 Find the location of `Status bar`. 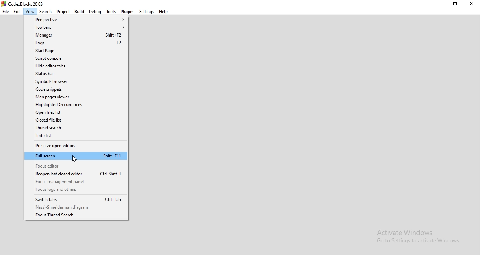

Status bar is located at coordinates (75, 74).